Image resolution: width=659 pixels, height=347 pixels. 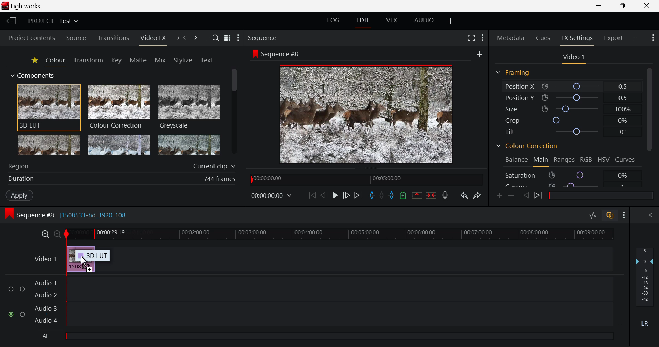 I want to click on Project Timeline Navigator, so click(x=365, y=180).